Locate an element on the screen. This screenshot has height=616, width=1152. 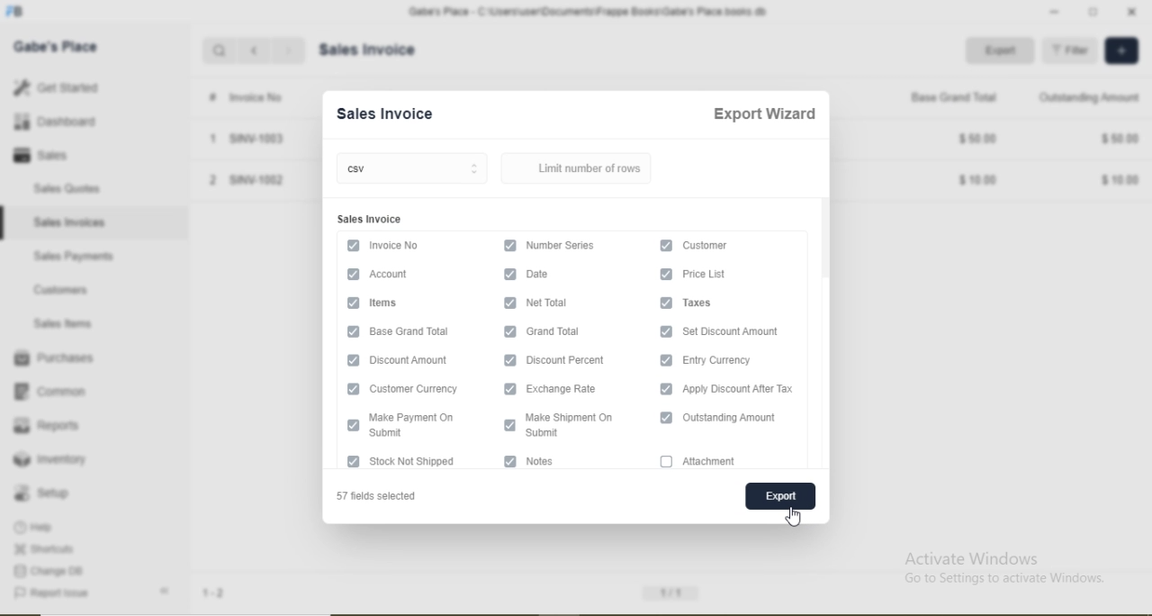
close is located at coordinates (1137, 12).